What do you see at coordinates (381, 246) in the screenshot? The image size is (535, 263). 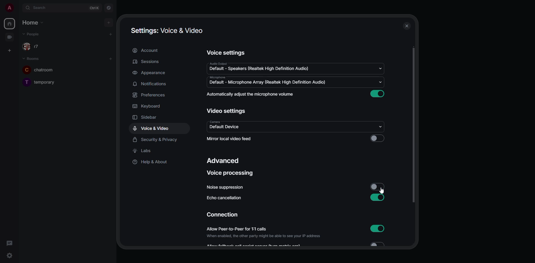 I see `toggle` at bounding box center [381, 246].